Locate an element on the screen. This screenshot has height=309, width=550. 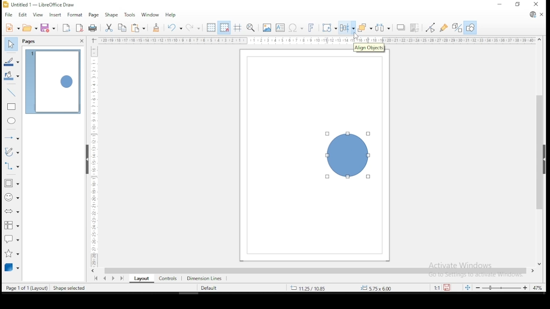
close document is located at coordinates (541, 14).